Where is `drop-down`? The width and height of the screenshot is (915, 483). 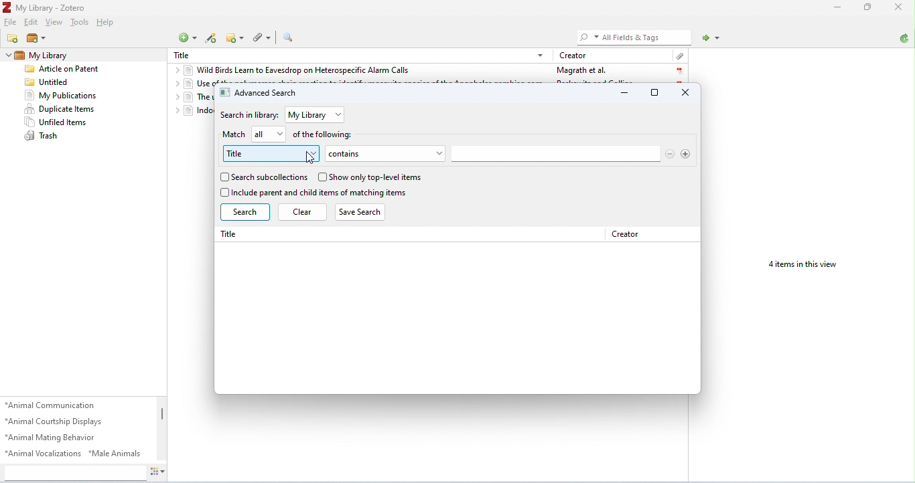 drop-down is located at coordinates (175, 84).